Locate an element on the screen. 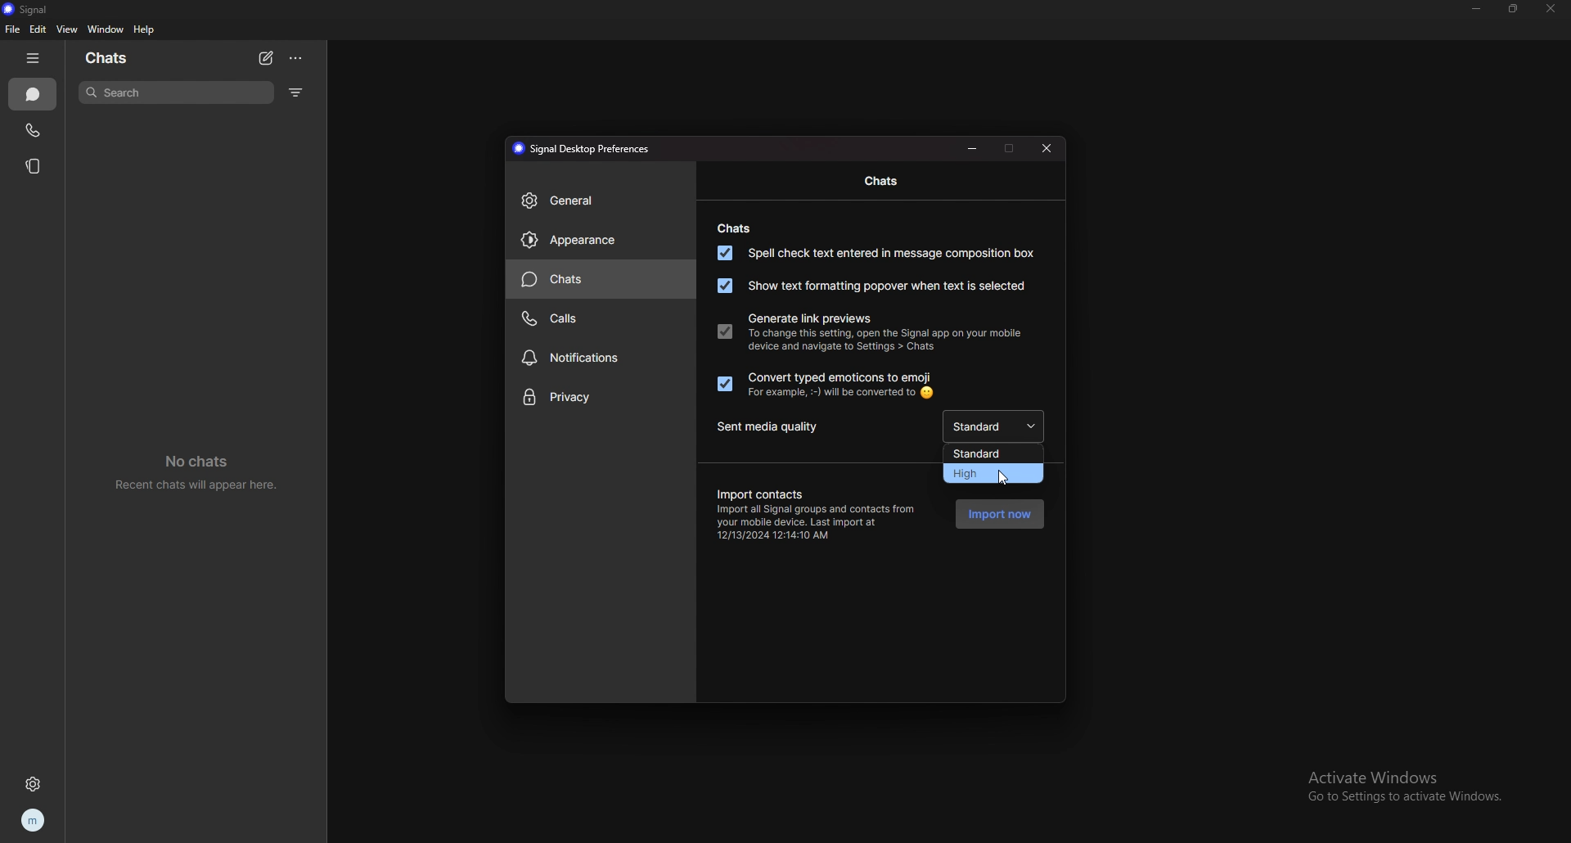  filter is located at coordinates (297, 92).